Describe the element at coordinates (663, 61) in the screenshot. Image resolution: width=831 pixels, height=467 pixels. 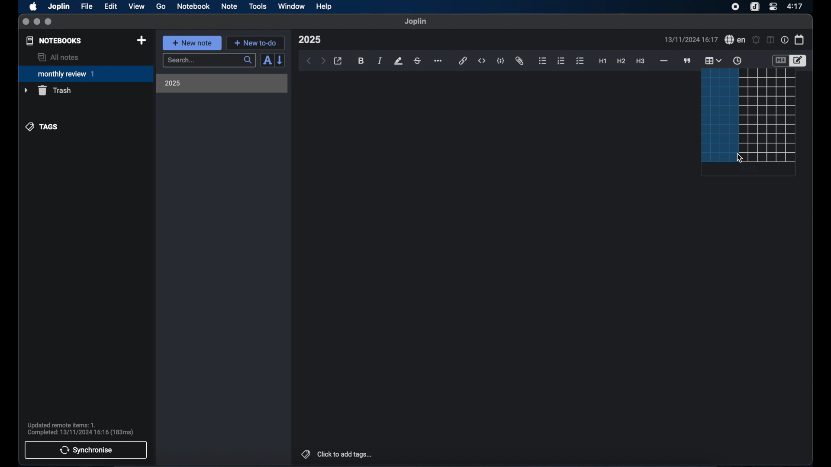
I see `horizontal rule` at that location.